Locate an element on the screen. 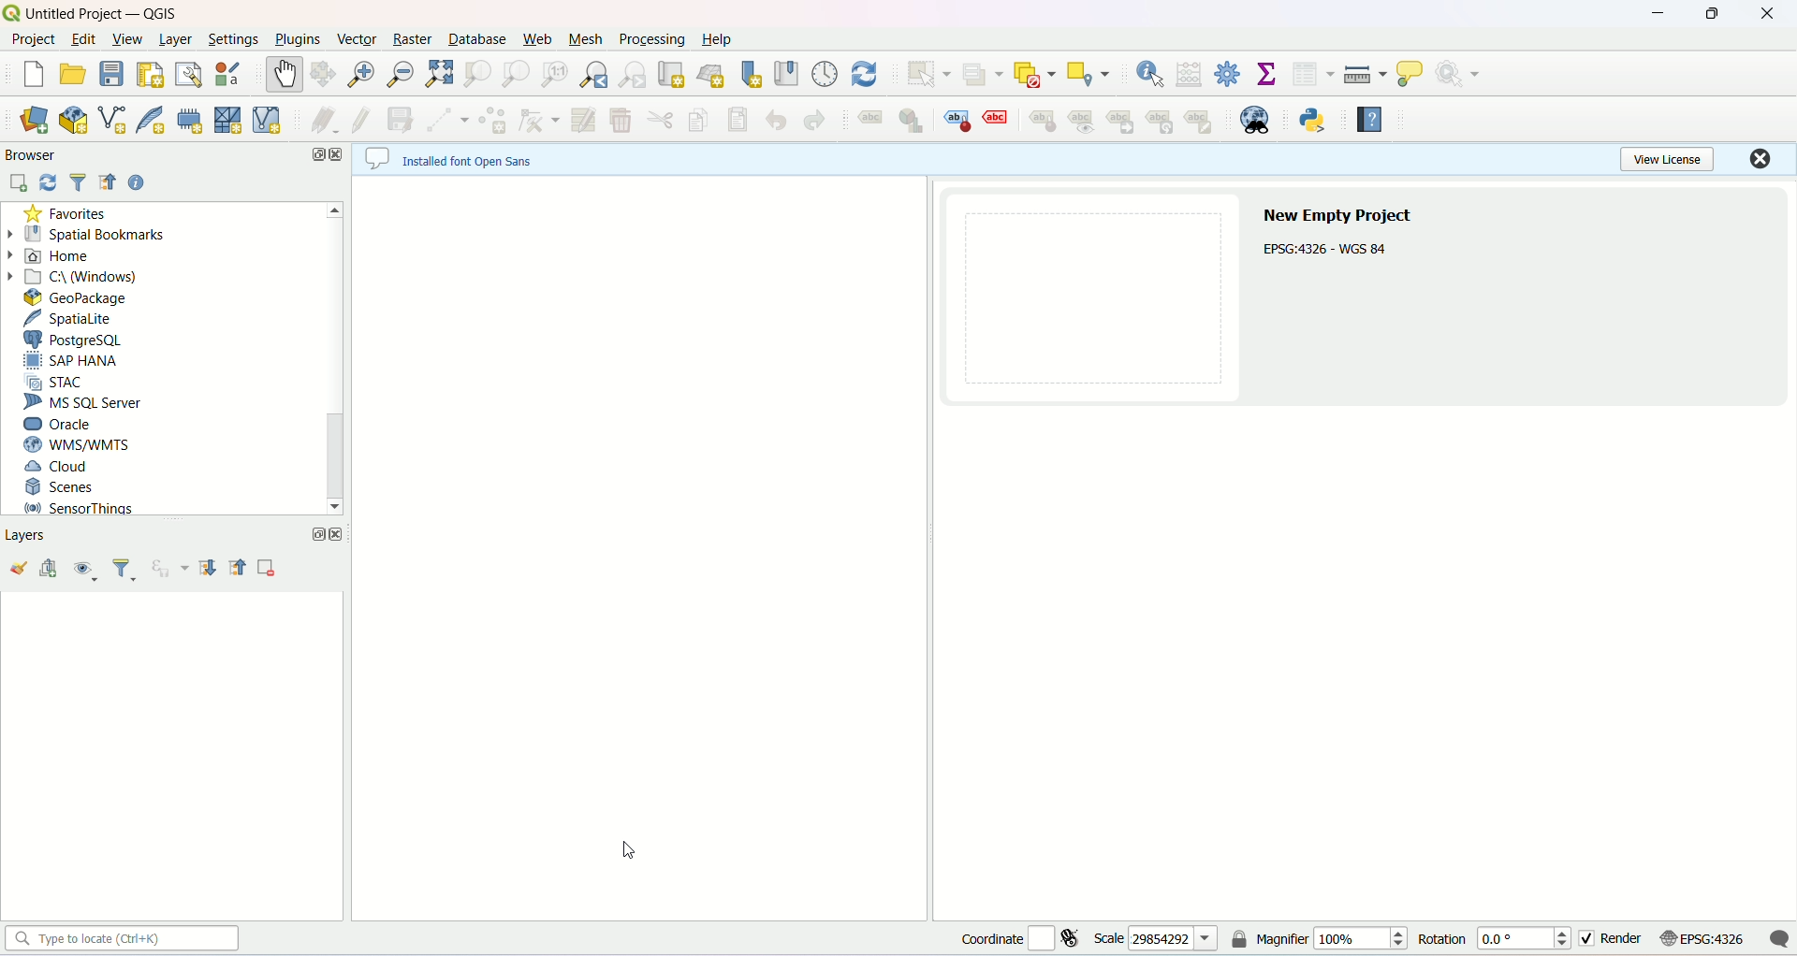  maximize is located at coordinates (316, 536).